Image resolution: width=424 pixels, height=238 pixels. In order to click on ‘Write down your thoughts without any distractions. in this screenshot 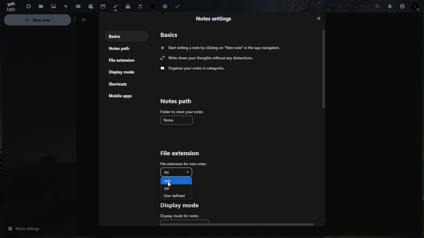, I will do `click(208, 59)`.